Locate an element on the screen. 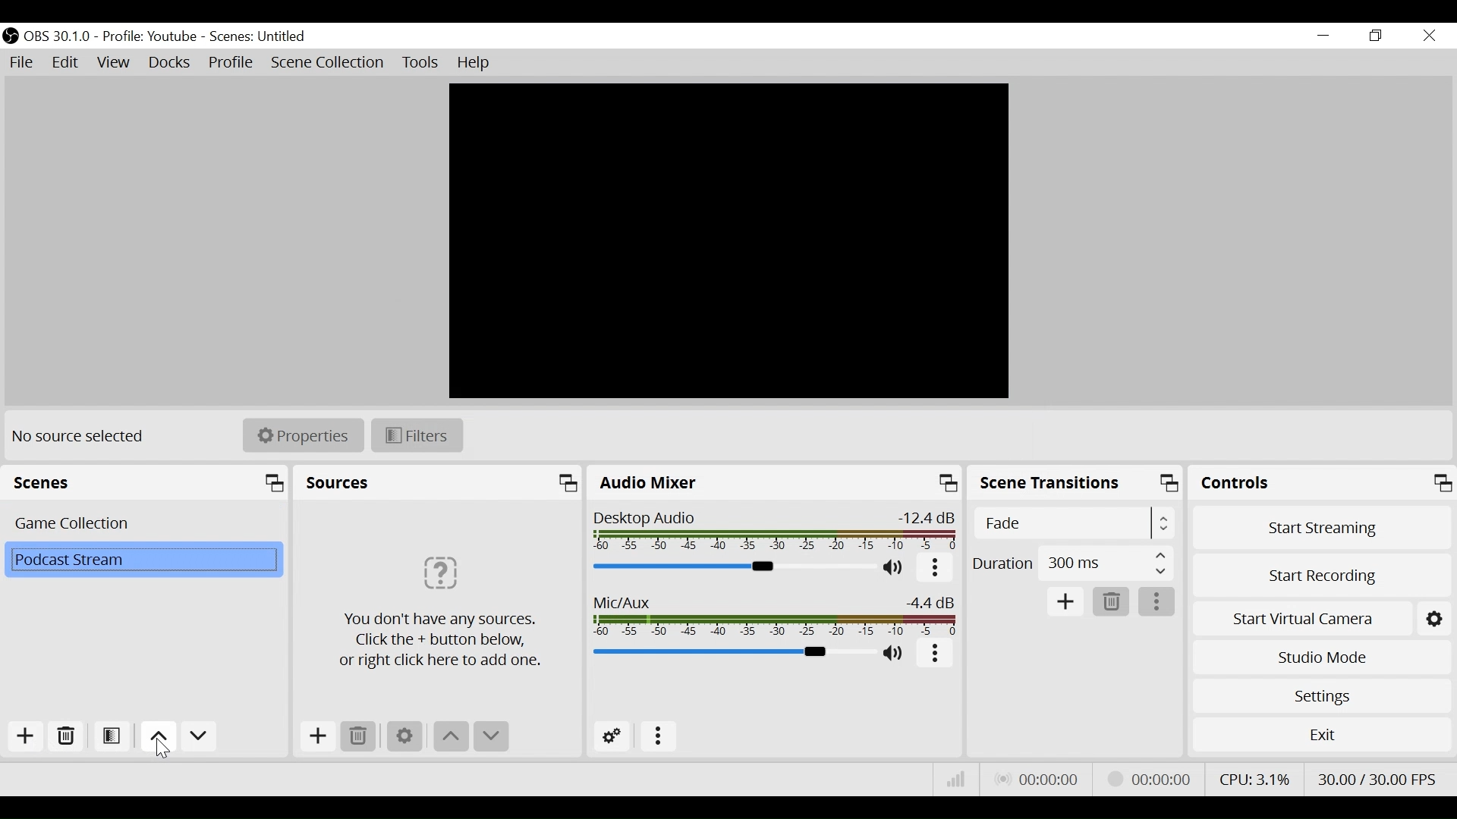 The width and height of the screenshot is (1457, 819). Start Recording is located at coordinates (1322, 573).